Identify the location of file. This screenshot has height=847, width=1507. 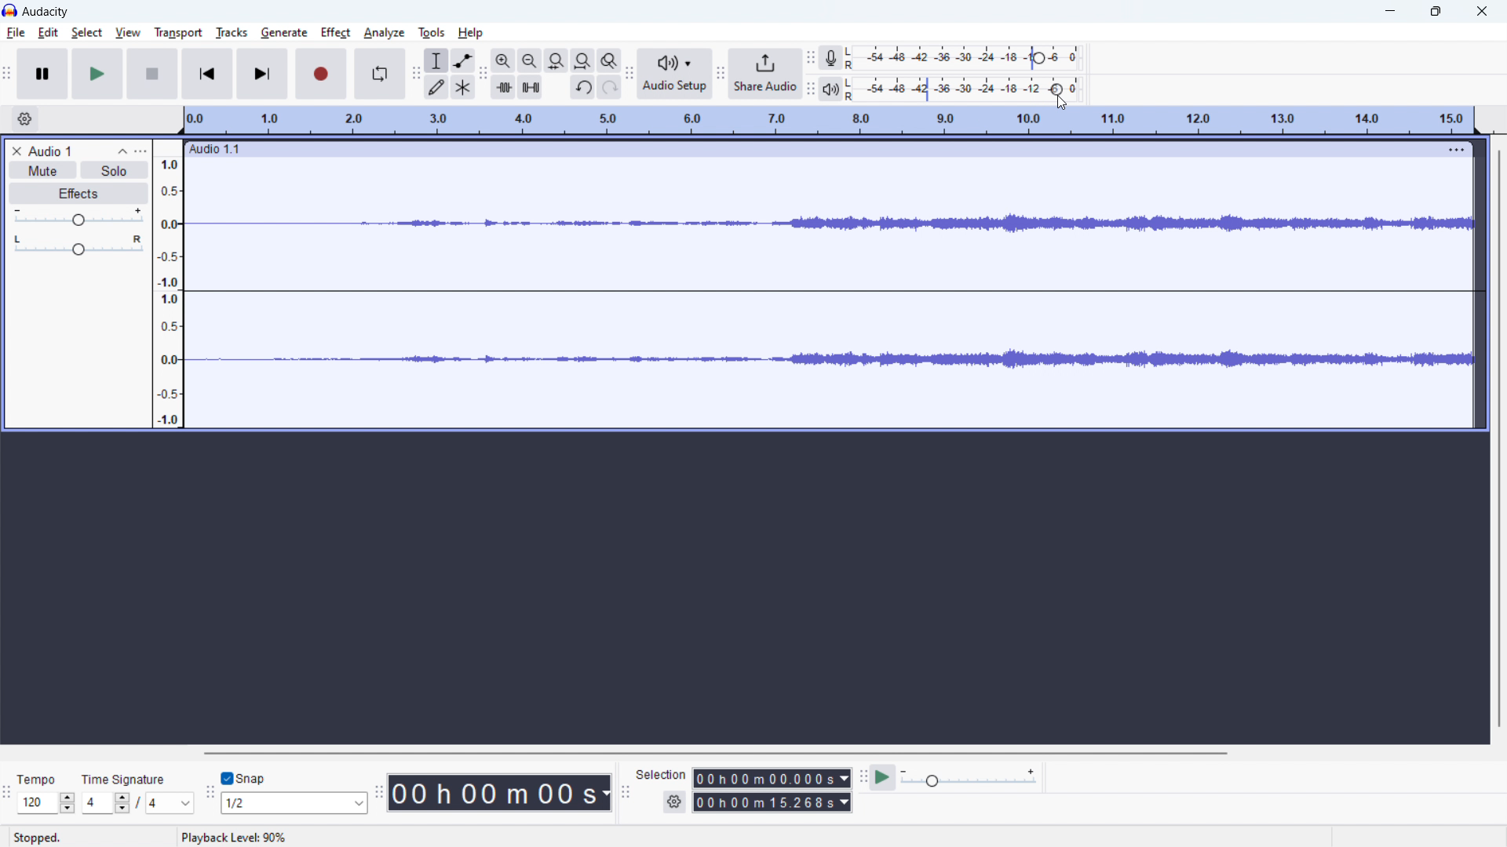
(16, 32).